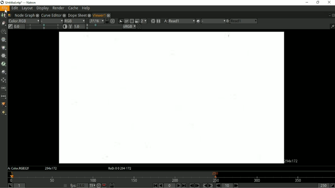 The height and width of the screenshot is (188, 335). Describe the element at coordinates (205, 185) in the screenshot. I see `Previous keyframe` at that location.